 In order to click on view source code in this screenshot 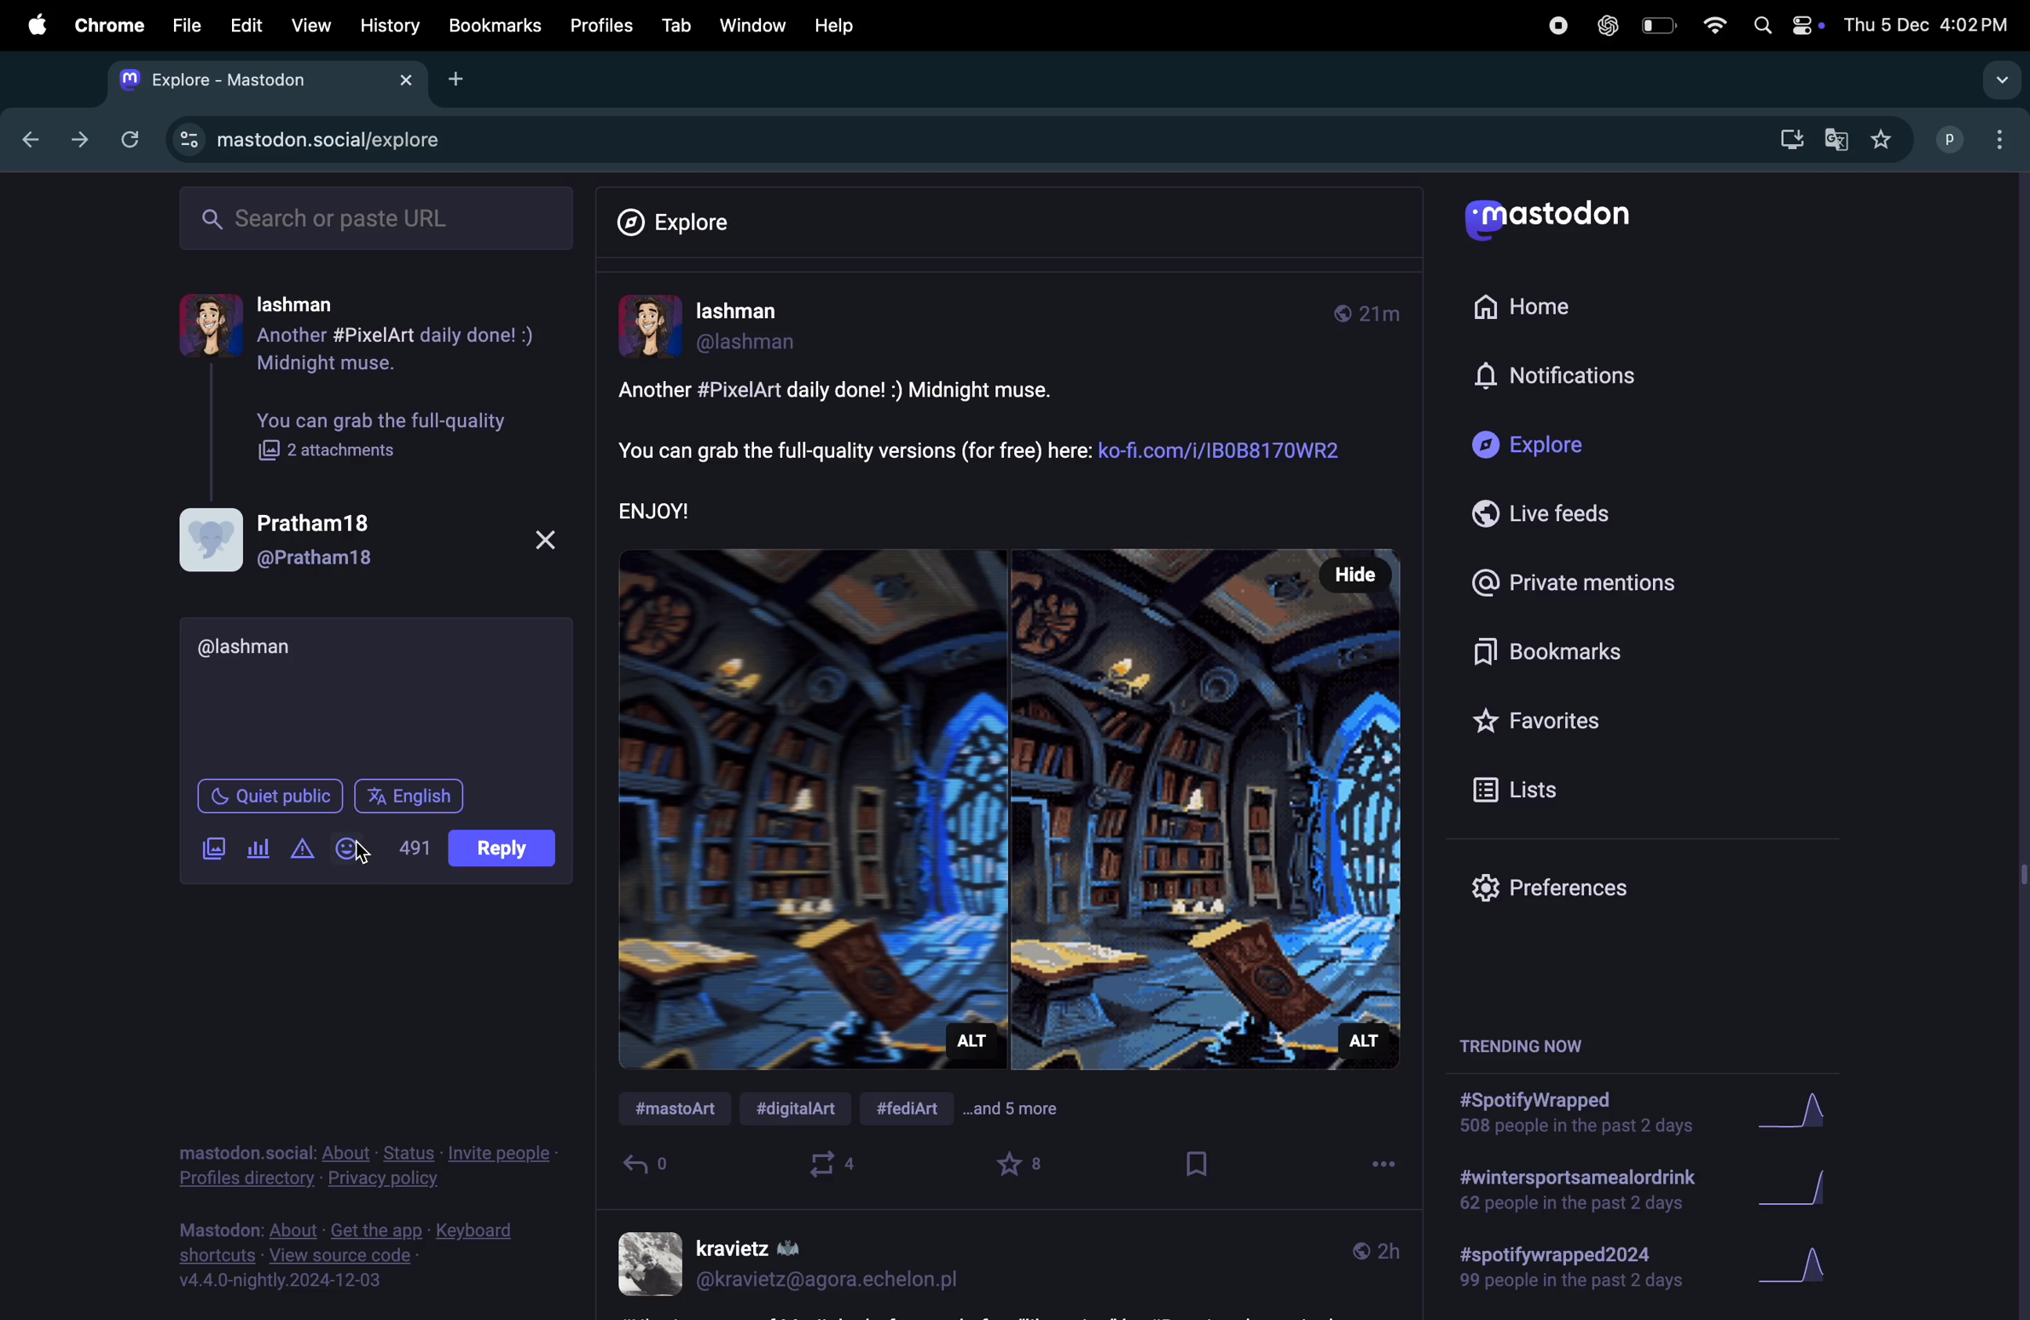, I will do `click(358, 1258)`.